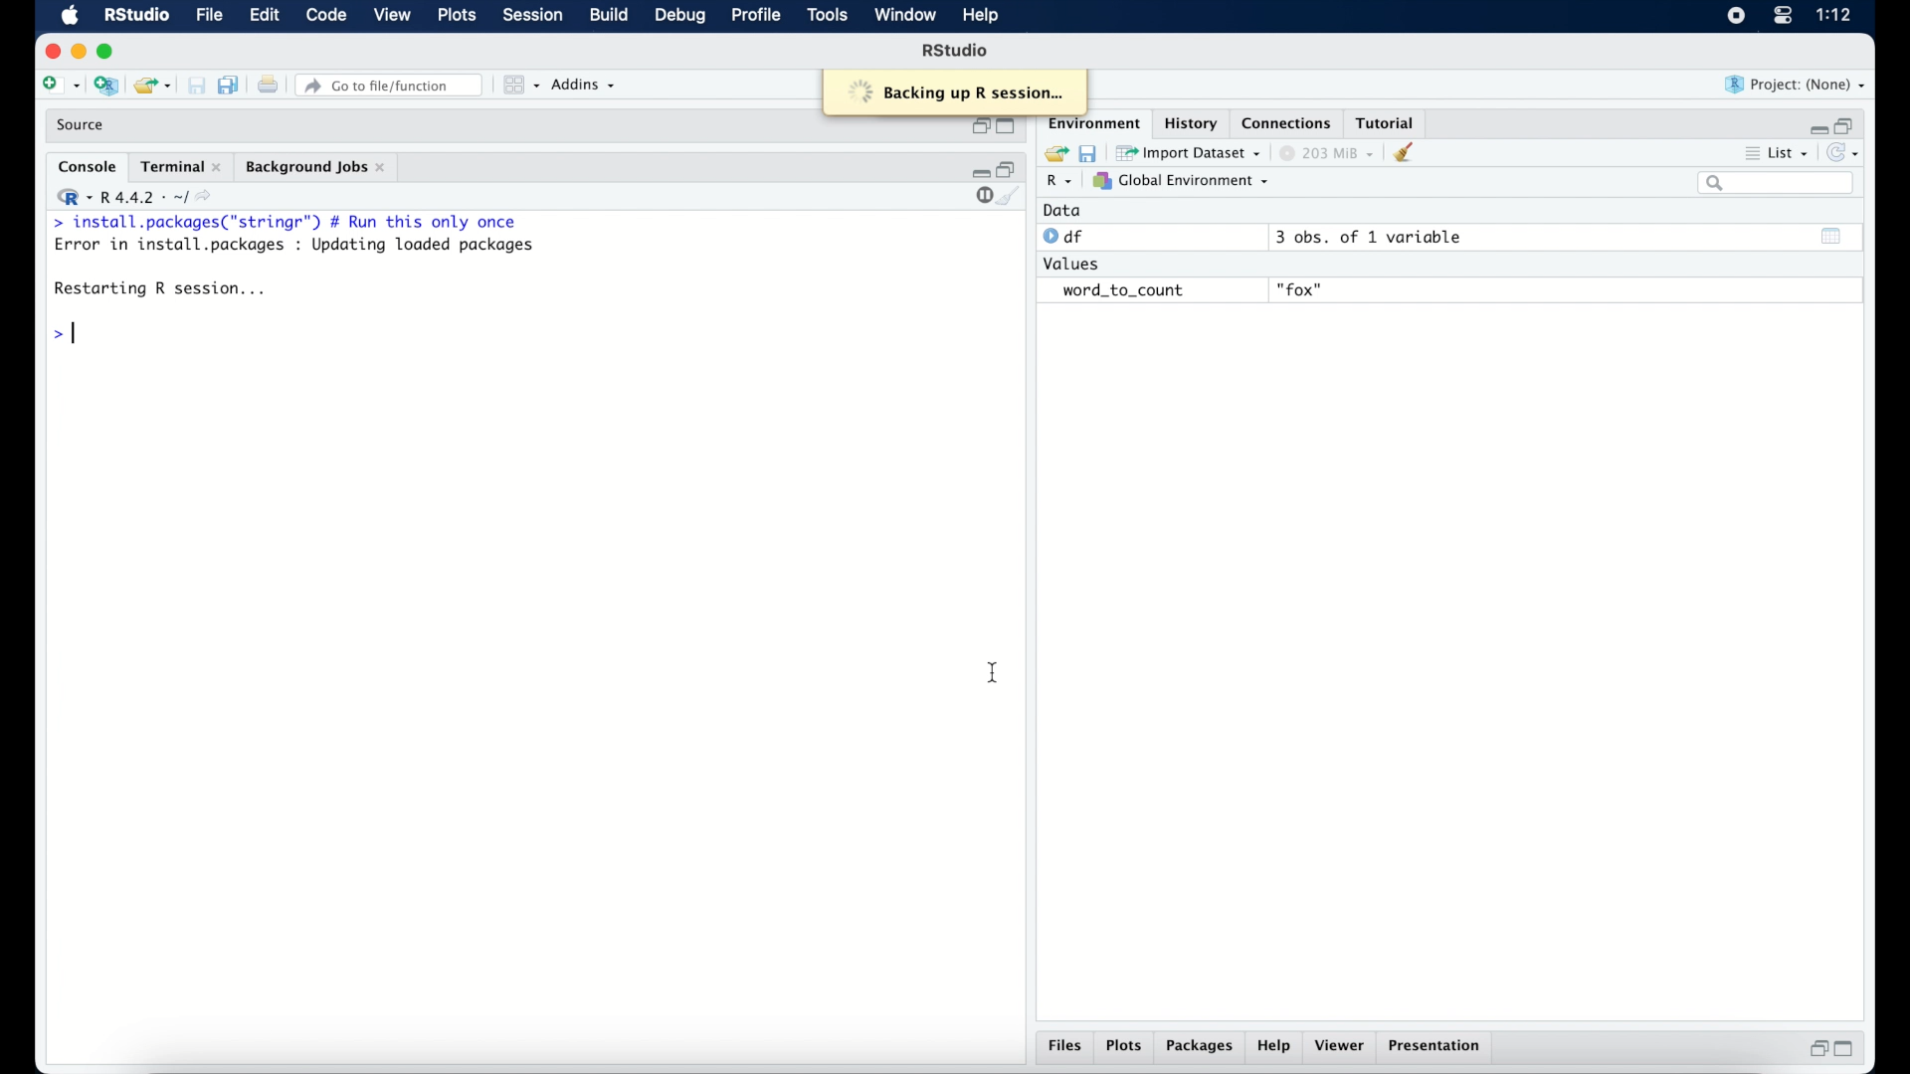 This screenshot has width=1910, height=1074. Describe the element at coordinates (70, 16) in the screenshot. I see `macOS` at that location.